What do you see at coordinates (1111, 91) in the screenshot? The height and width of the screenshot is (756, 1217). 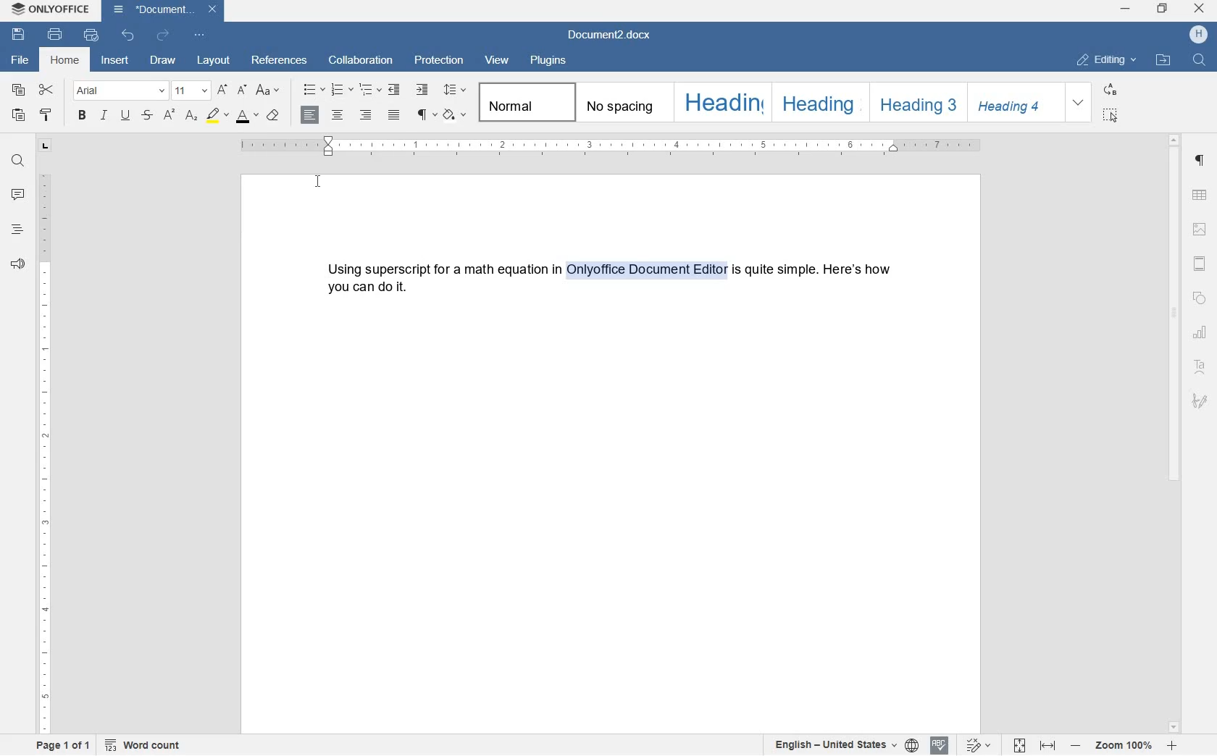 I see `REPLACE` at bounding box center [1111, 91].